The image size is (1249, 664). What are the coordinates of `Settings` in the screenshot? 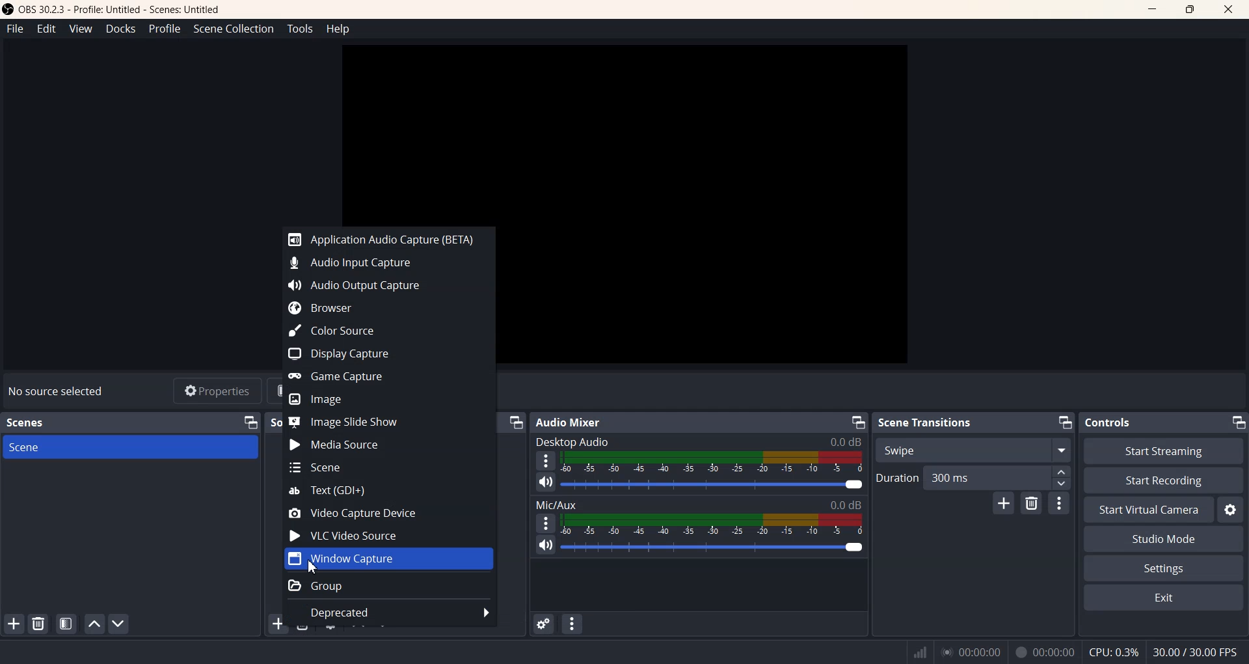 It's located at (1229, 510).